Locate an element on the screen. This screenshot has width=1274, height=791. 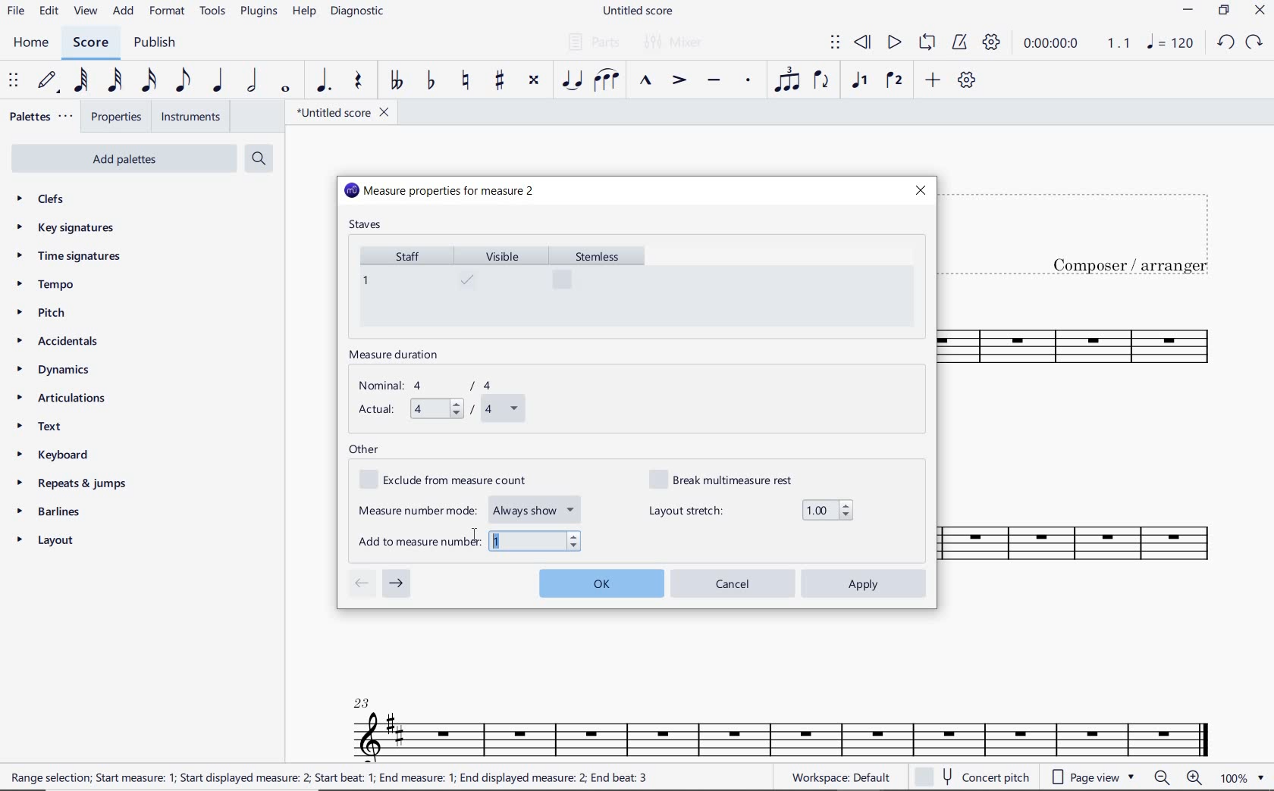
VOICE 2 is located at coordinates (895, 81).